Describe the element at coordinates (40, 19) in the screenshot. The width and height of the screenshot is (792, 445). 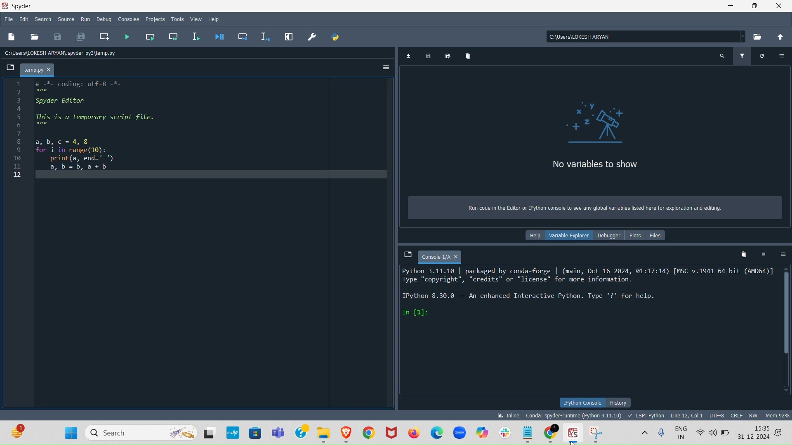
I see `search` at that location.